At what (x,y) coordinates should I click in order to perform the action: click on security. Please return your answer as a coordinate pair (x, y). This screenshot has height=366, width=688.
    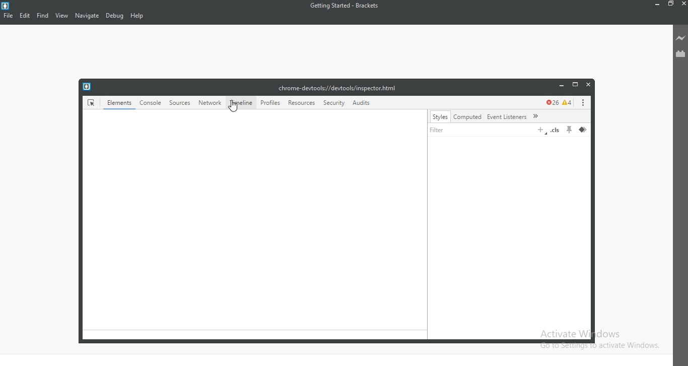
    Looking at the image, I should click on (334, 102).